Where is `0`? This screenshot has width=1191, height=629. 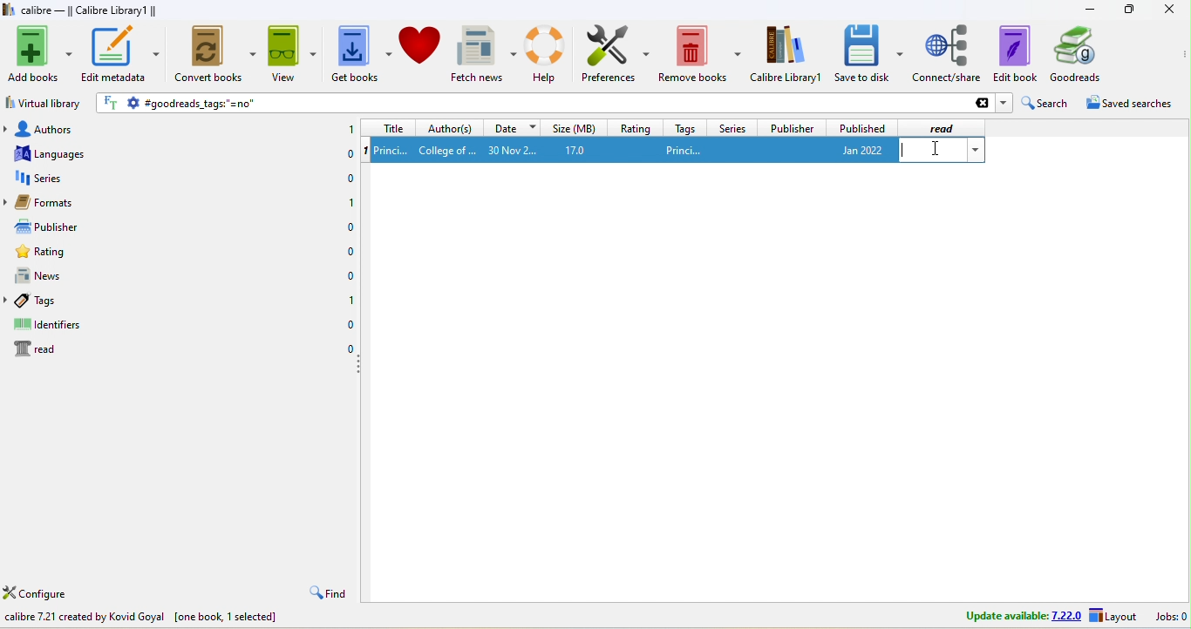 0 is located at coordinates (349, 252).